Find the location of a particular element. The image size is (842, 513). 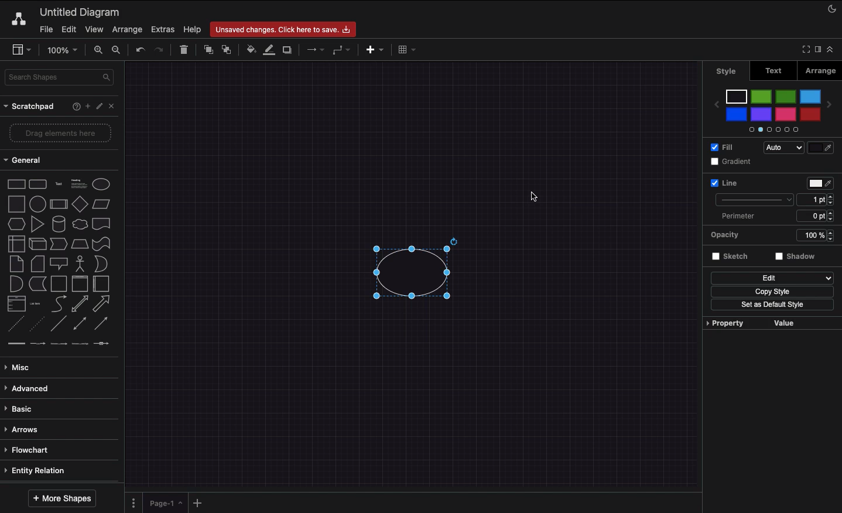

Cube is located at coordinates (37, 244).